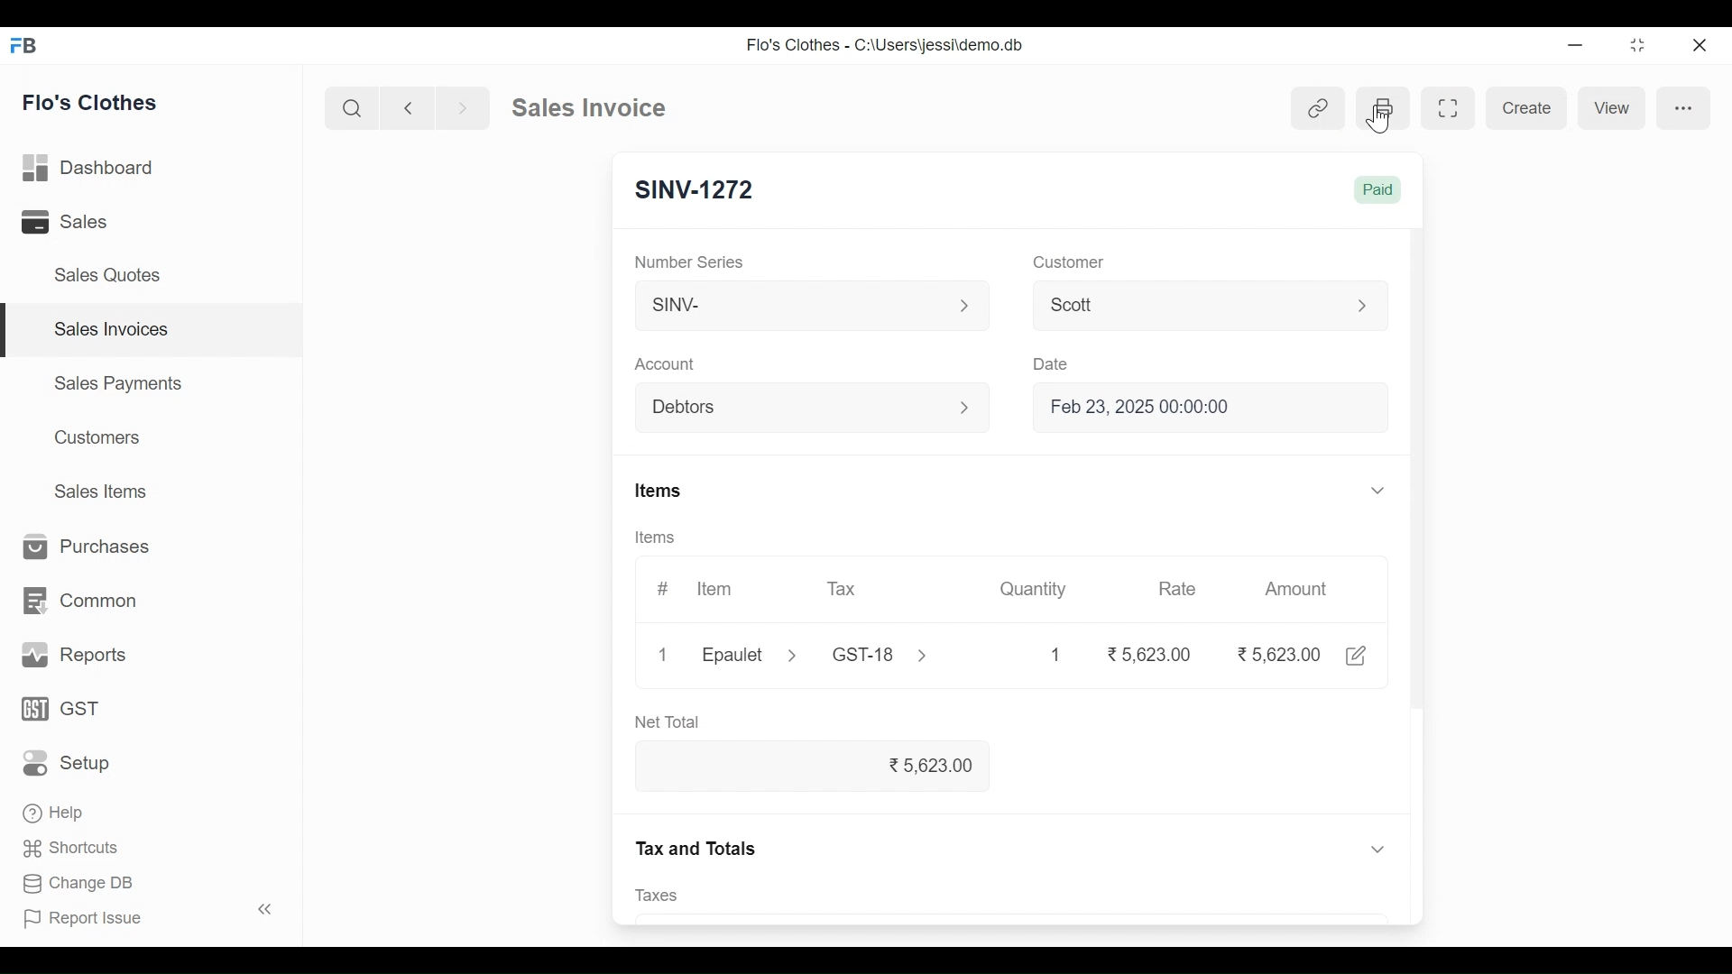 The height and width of the screenshot is (974, 1732). I want to click on Edit, so click(1355, 655).